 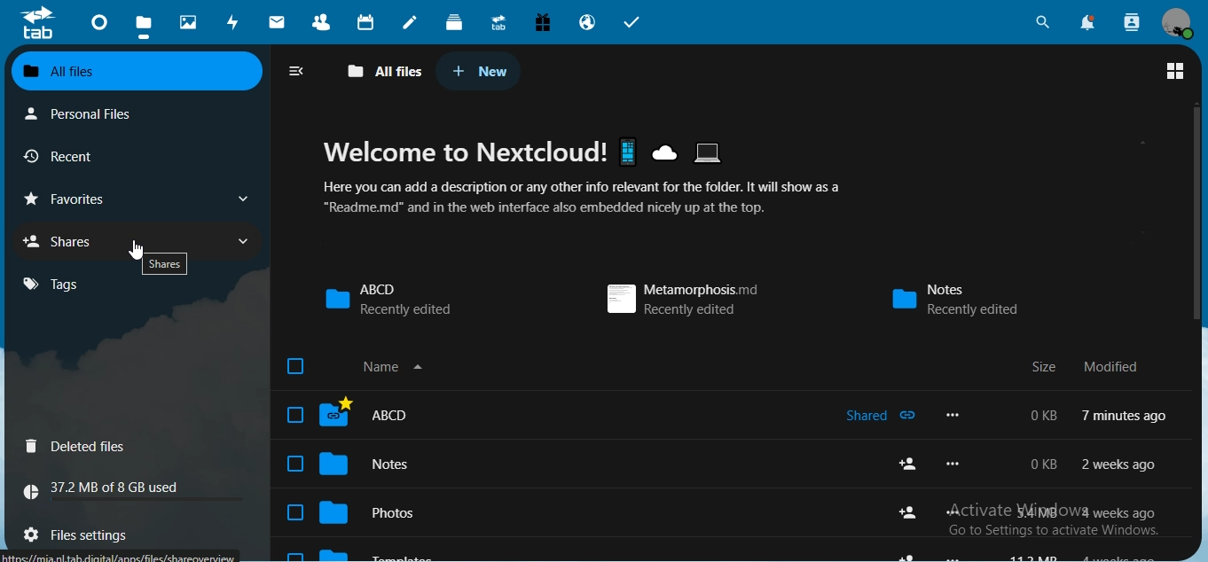 I want to click on show, so click(x=245, y=244).